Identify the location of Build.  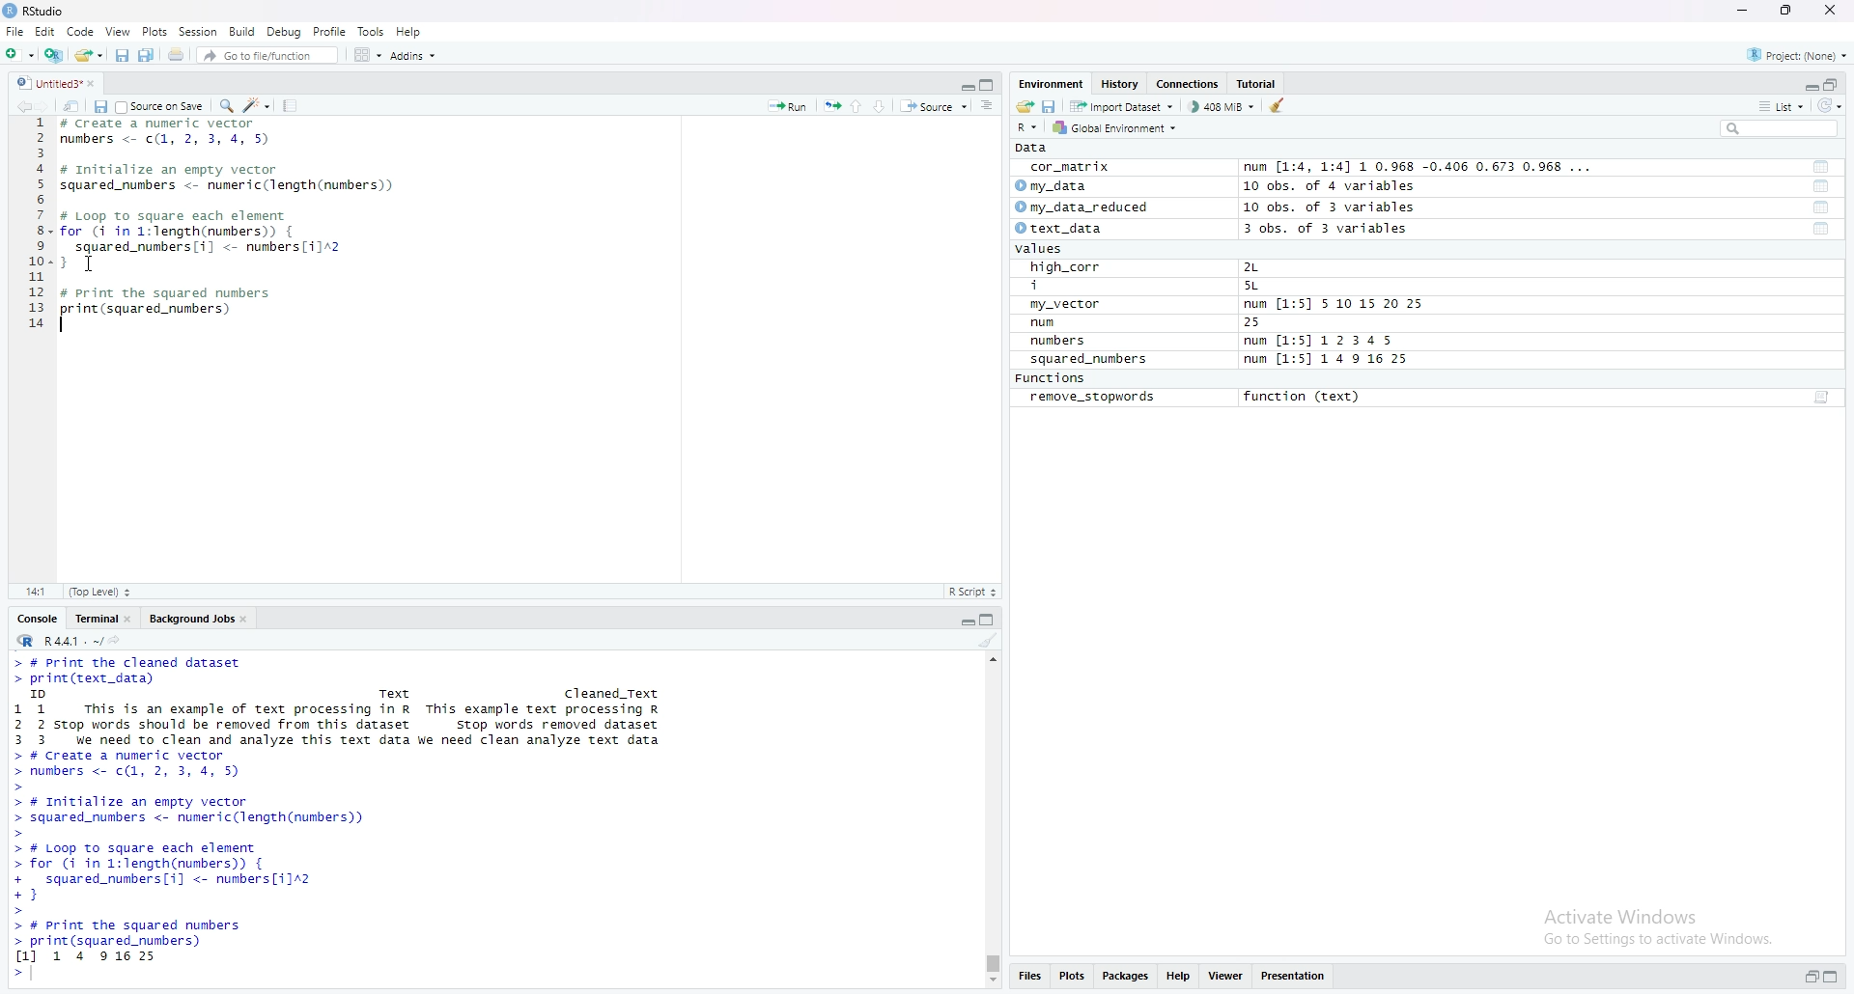
(243, 31).